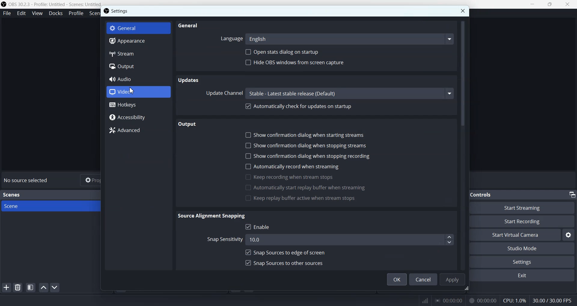 The width and height of the screenshot is (577, 306). I want to click on Show confirmation dialog when starting streams, so click(310, 135).